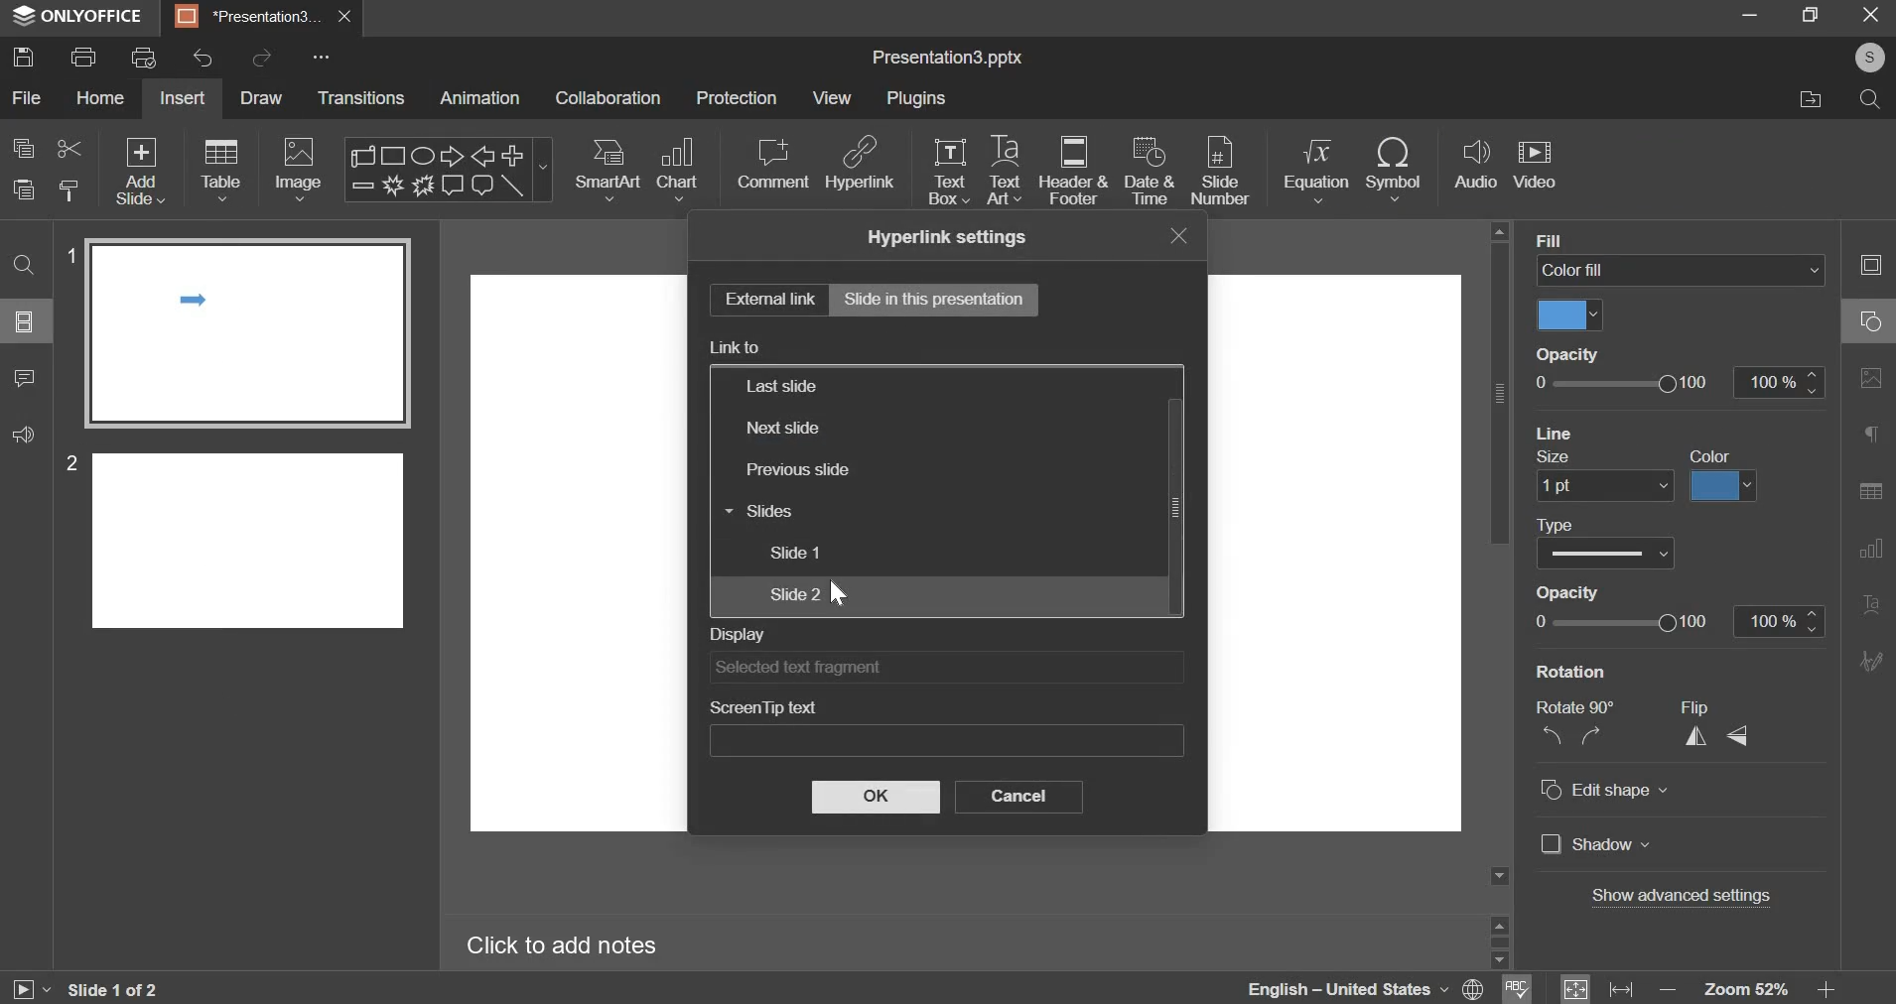 The height and width of the screenshot is (1004, 1896). What do you see at coordinates (1750, 14) in the screenshot?
I see `minimize` at bounding box center [1750, 14].